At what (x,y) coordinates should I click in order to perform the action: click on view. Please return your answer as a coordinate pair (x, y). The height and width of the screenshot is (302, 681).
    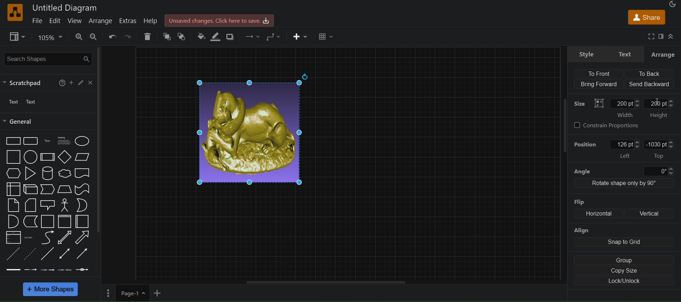
    Looking at the image, I should click on (17, 37).